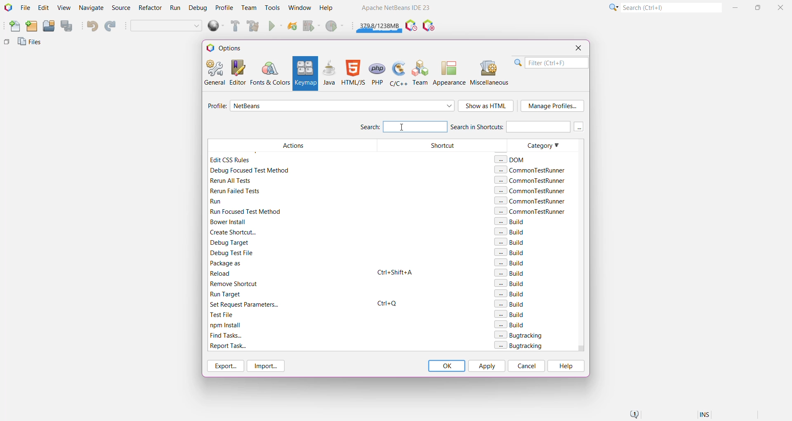 This screenshot has width=792, height=421. Describe the element at coordinates (255, 27) in the screenshot. I see `Clean and Build Main Project` at that location.